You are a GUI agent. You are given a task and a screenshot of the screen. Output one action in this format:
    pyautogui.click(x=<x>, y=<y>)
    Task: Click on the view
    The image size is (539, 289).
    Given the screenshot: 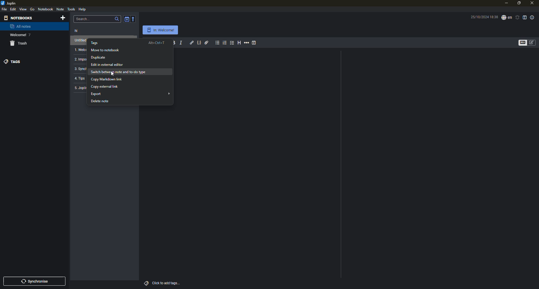 What is the action you would take?
    pyautogui.click(x=23, y=9)
    